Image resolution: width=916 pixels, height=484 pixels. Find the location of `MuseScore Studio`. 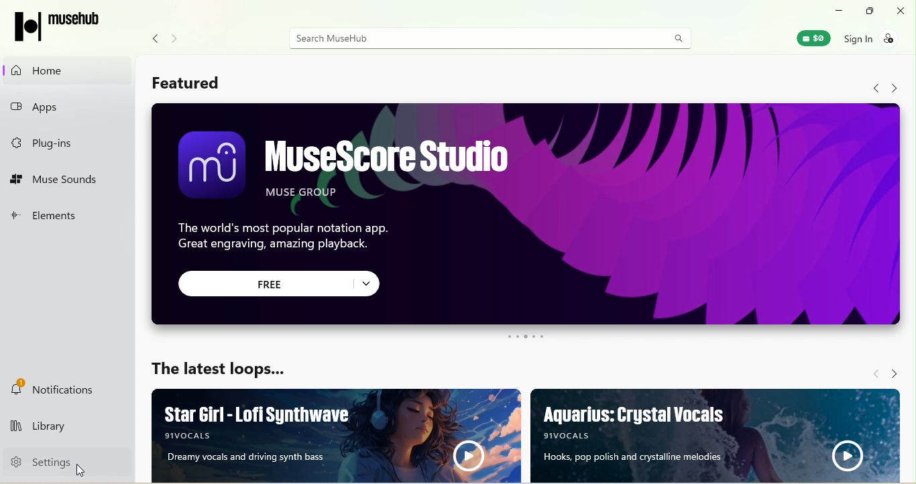

MuseScore Studio is located at coordinates (386, 156).